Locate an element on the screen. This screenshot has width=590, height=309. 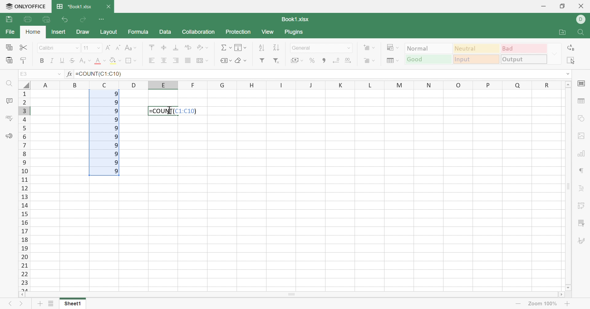
Sheet1 is located at coordinates (75, 304).